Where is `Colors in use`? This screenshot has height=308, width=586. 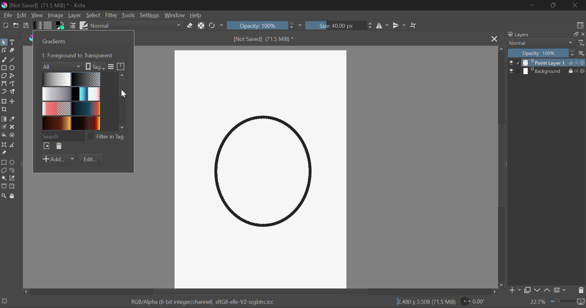 Colors in use is located at coordinates (60, 26).